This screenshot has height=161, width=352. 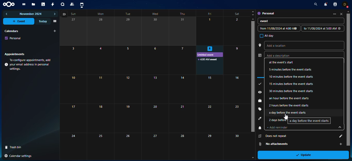 What do you see at coordinates (285, 62) in the screenshot?
I see `at the event's start` at bounding box center [285, 62].